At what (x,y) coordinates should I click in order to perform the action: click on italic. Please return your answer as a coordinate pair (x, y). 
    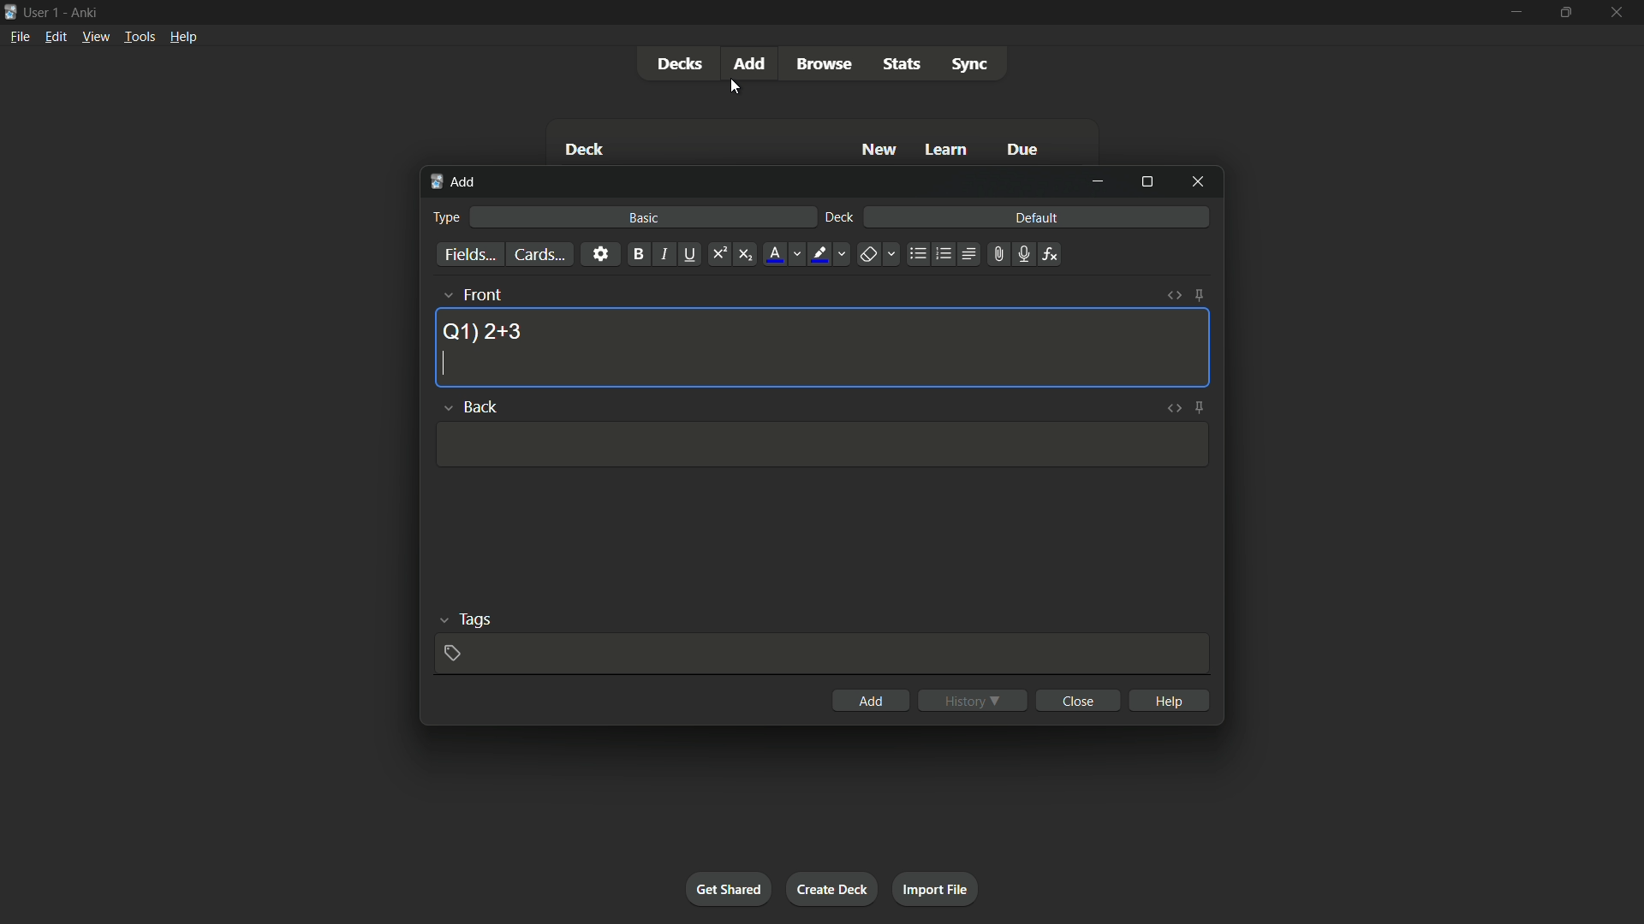
    Looking at the image, I should click on (663, 254).